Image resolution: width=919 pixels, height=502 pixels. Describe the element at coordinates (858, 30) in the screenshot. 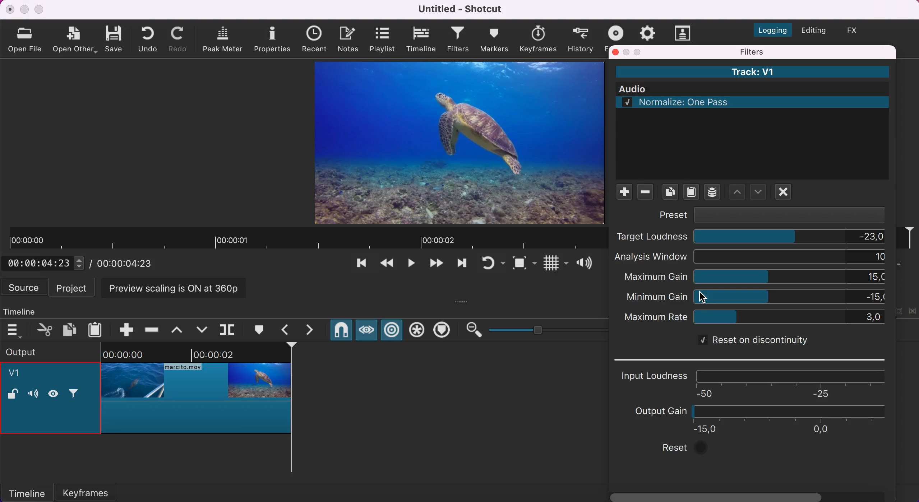

I see `switch to the effects layout` at that location.